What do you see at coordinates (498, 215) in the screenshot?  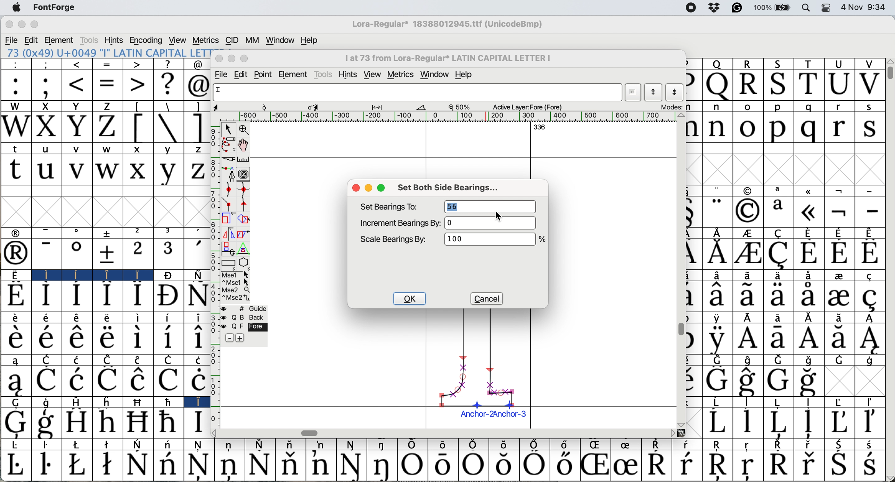 I see `cursor` at bounding box center [498, 215].